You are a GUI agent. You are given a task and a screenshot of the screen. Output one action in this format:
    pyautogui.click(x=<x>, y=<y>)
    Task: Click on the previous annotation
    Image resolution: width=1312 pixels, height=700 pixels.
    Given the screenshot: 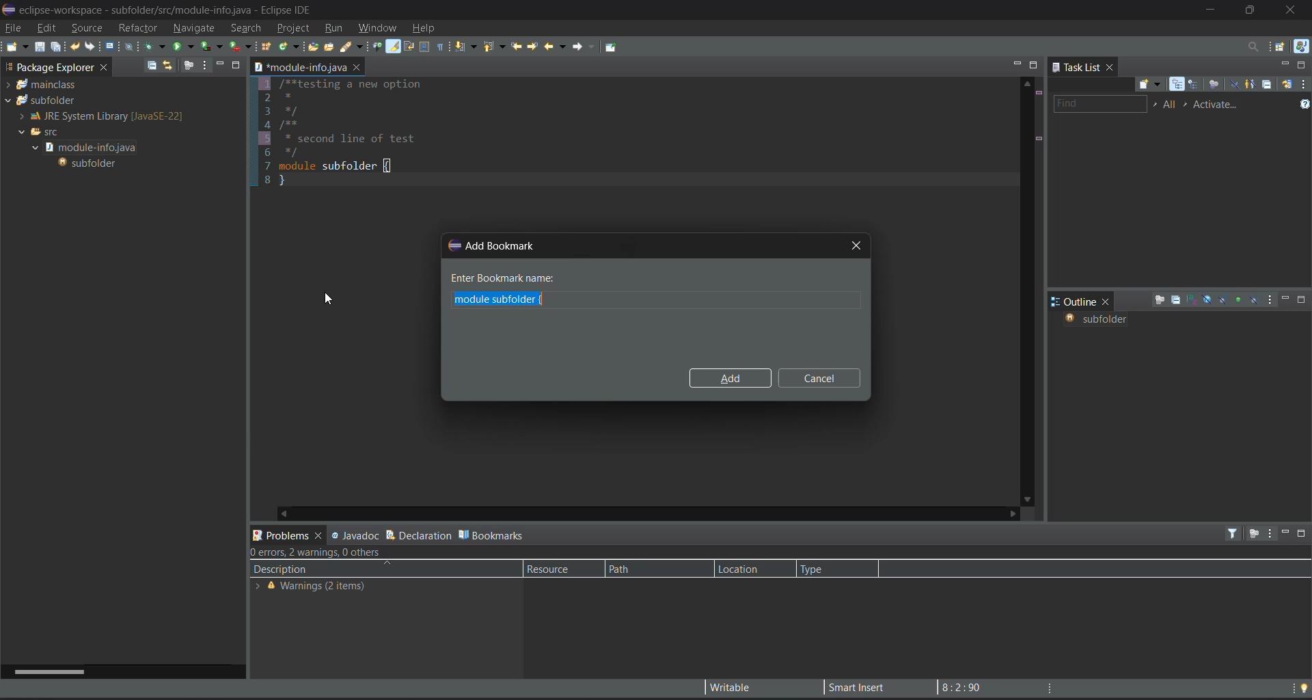 What is the action you would take?
    pyautogui.click(x=497, y=47)
    